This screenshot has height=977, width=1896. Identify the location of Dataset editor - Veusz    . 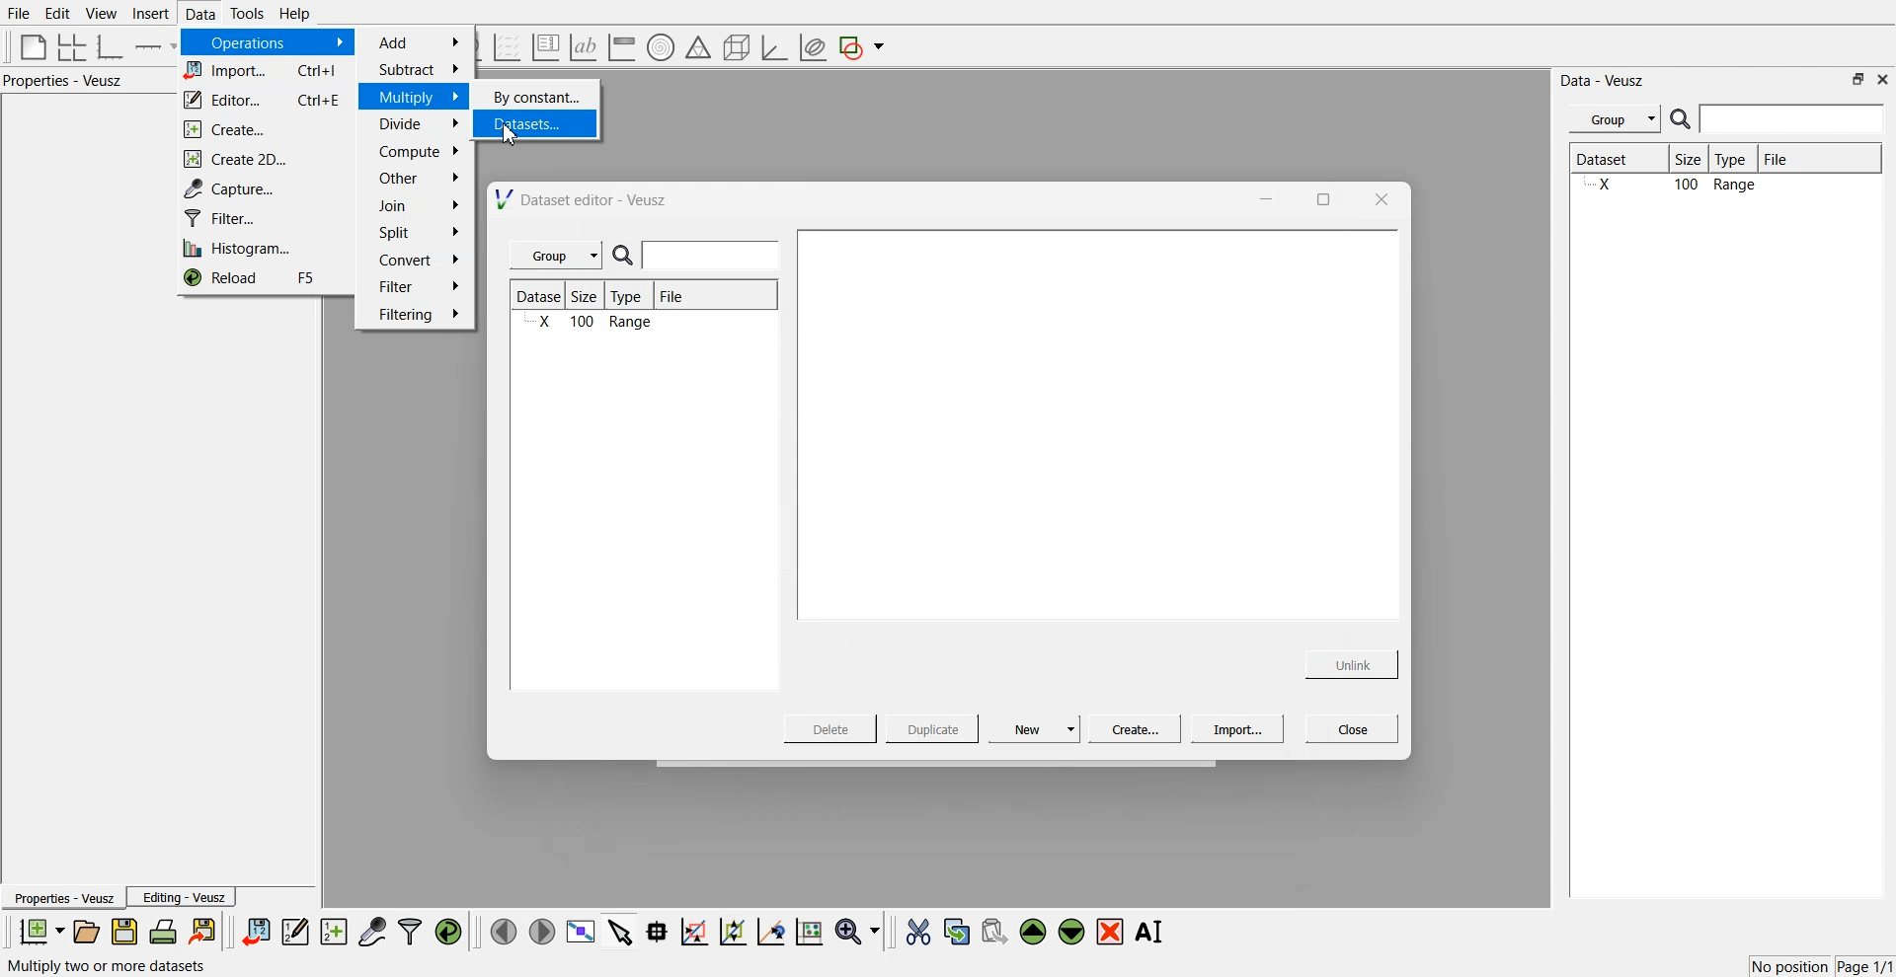
(584, 199).